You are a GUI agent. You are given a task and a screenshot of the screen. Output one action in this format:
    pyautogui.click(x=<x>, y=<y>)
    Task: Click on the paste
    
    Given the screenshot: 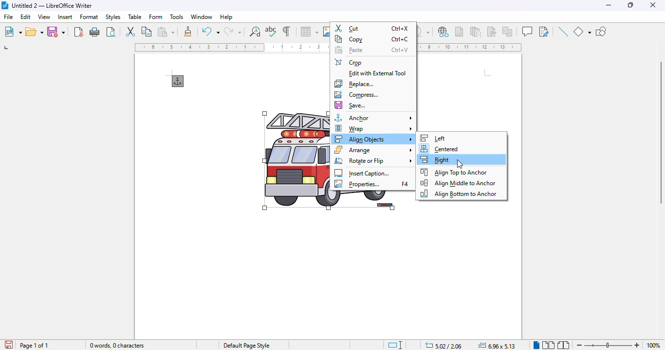 What is the action you would take?
    pyautogui.click(x=166, y=32)
    